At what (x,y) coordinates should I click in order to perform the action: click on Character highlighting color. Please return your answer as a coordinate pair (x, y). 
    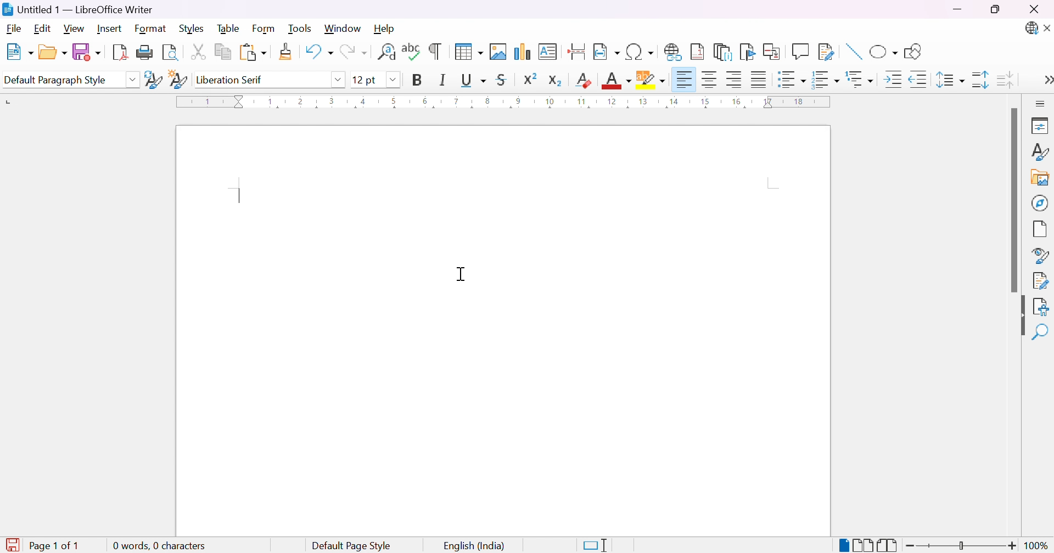
    Looking at the image, I should click on (652, 80).